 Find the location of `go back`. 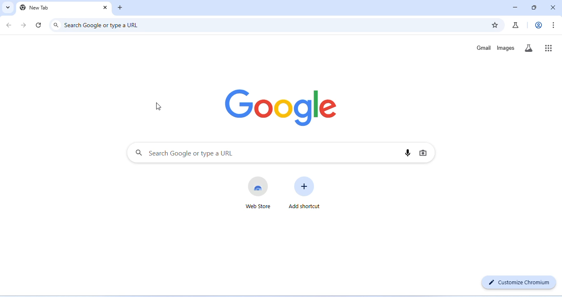

go back is located at coordinates (10, 25).